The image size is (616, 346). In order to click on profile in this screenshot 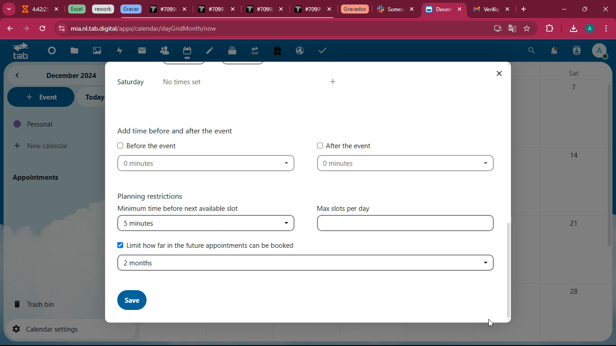, I will do `click(599, 50)`.